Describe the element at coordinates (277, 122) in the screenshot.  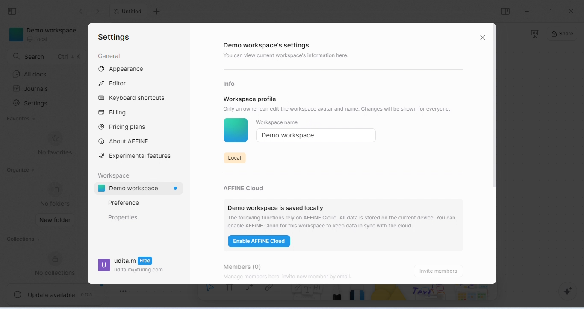
I see `workspace name` at that location.